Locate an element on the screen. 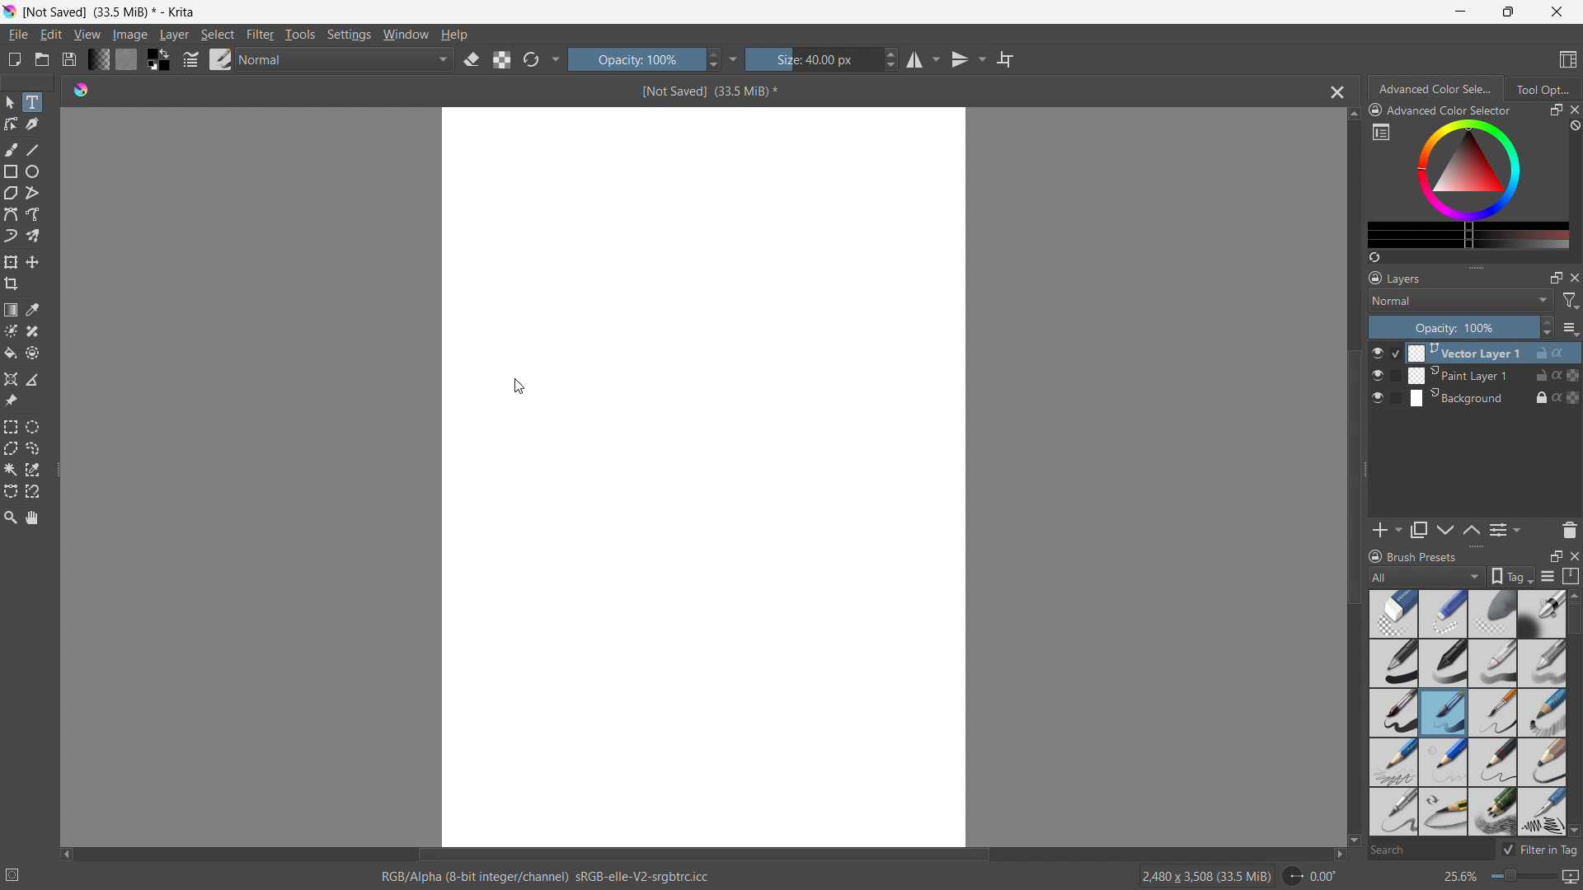 The image size is (1583, 890). caligraphy tool is located at coordinates (32, 124).